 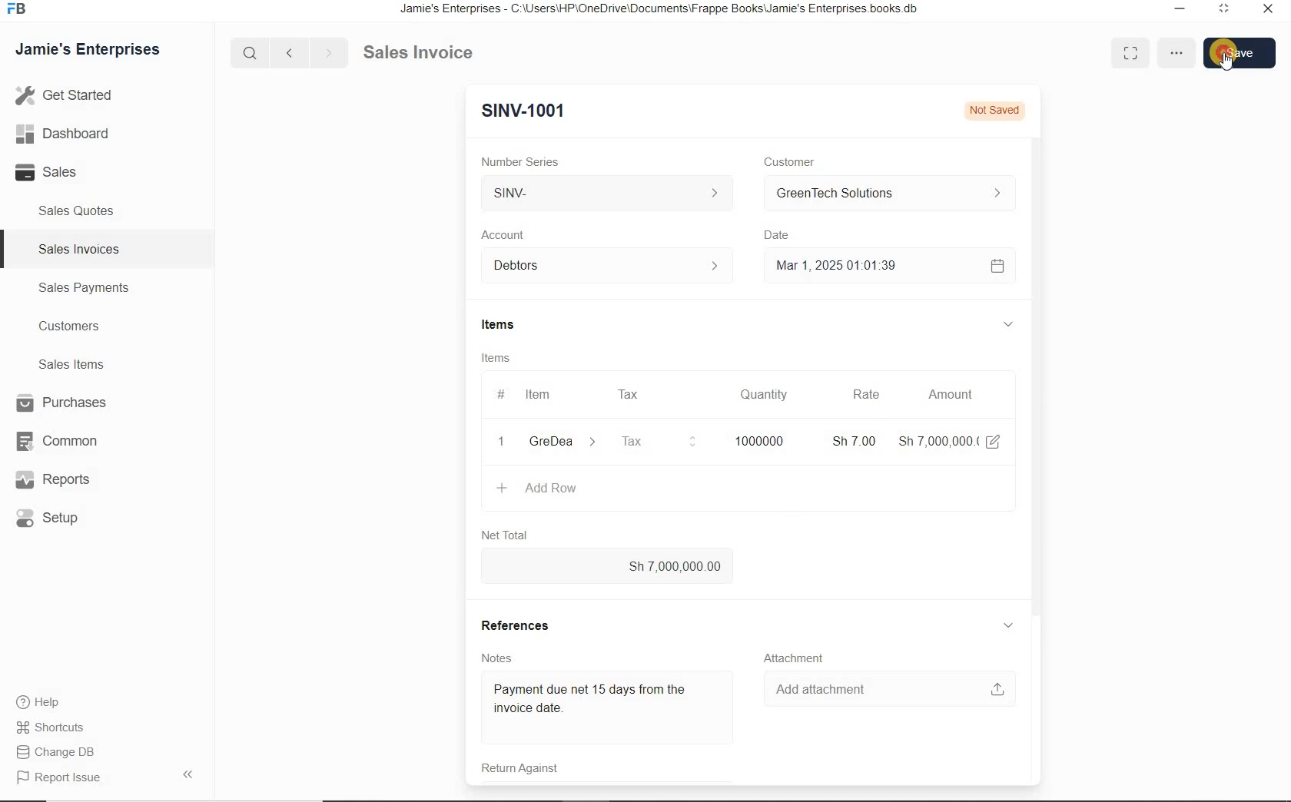 I want to click on full screen, so click(x=1120, y=53).